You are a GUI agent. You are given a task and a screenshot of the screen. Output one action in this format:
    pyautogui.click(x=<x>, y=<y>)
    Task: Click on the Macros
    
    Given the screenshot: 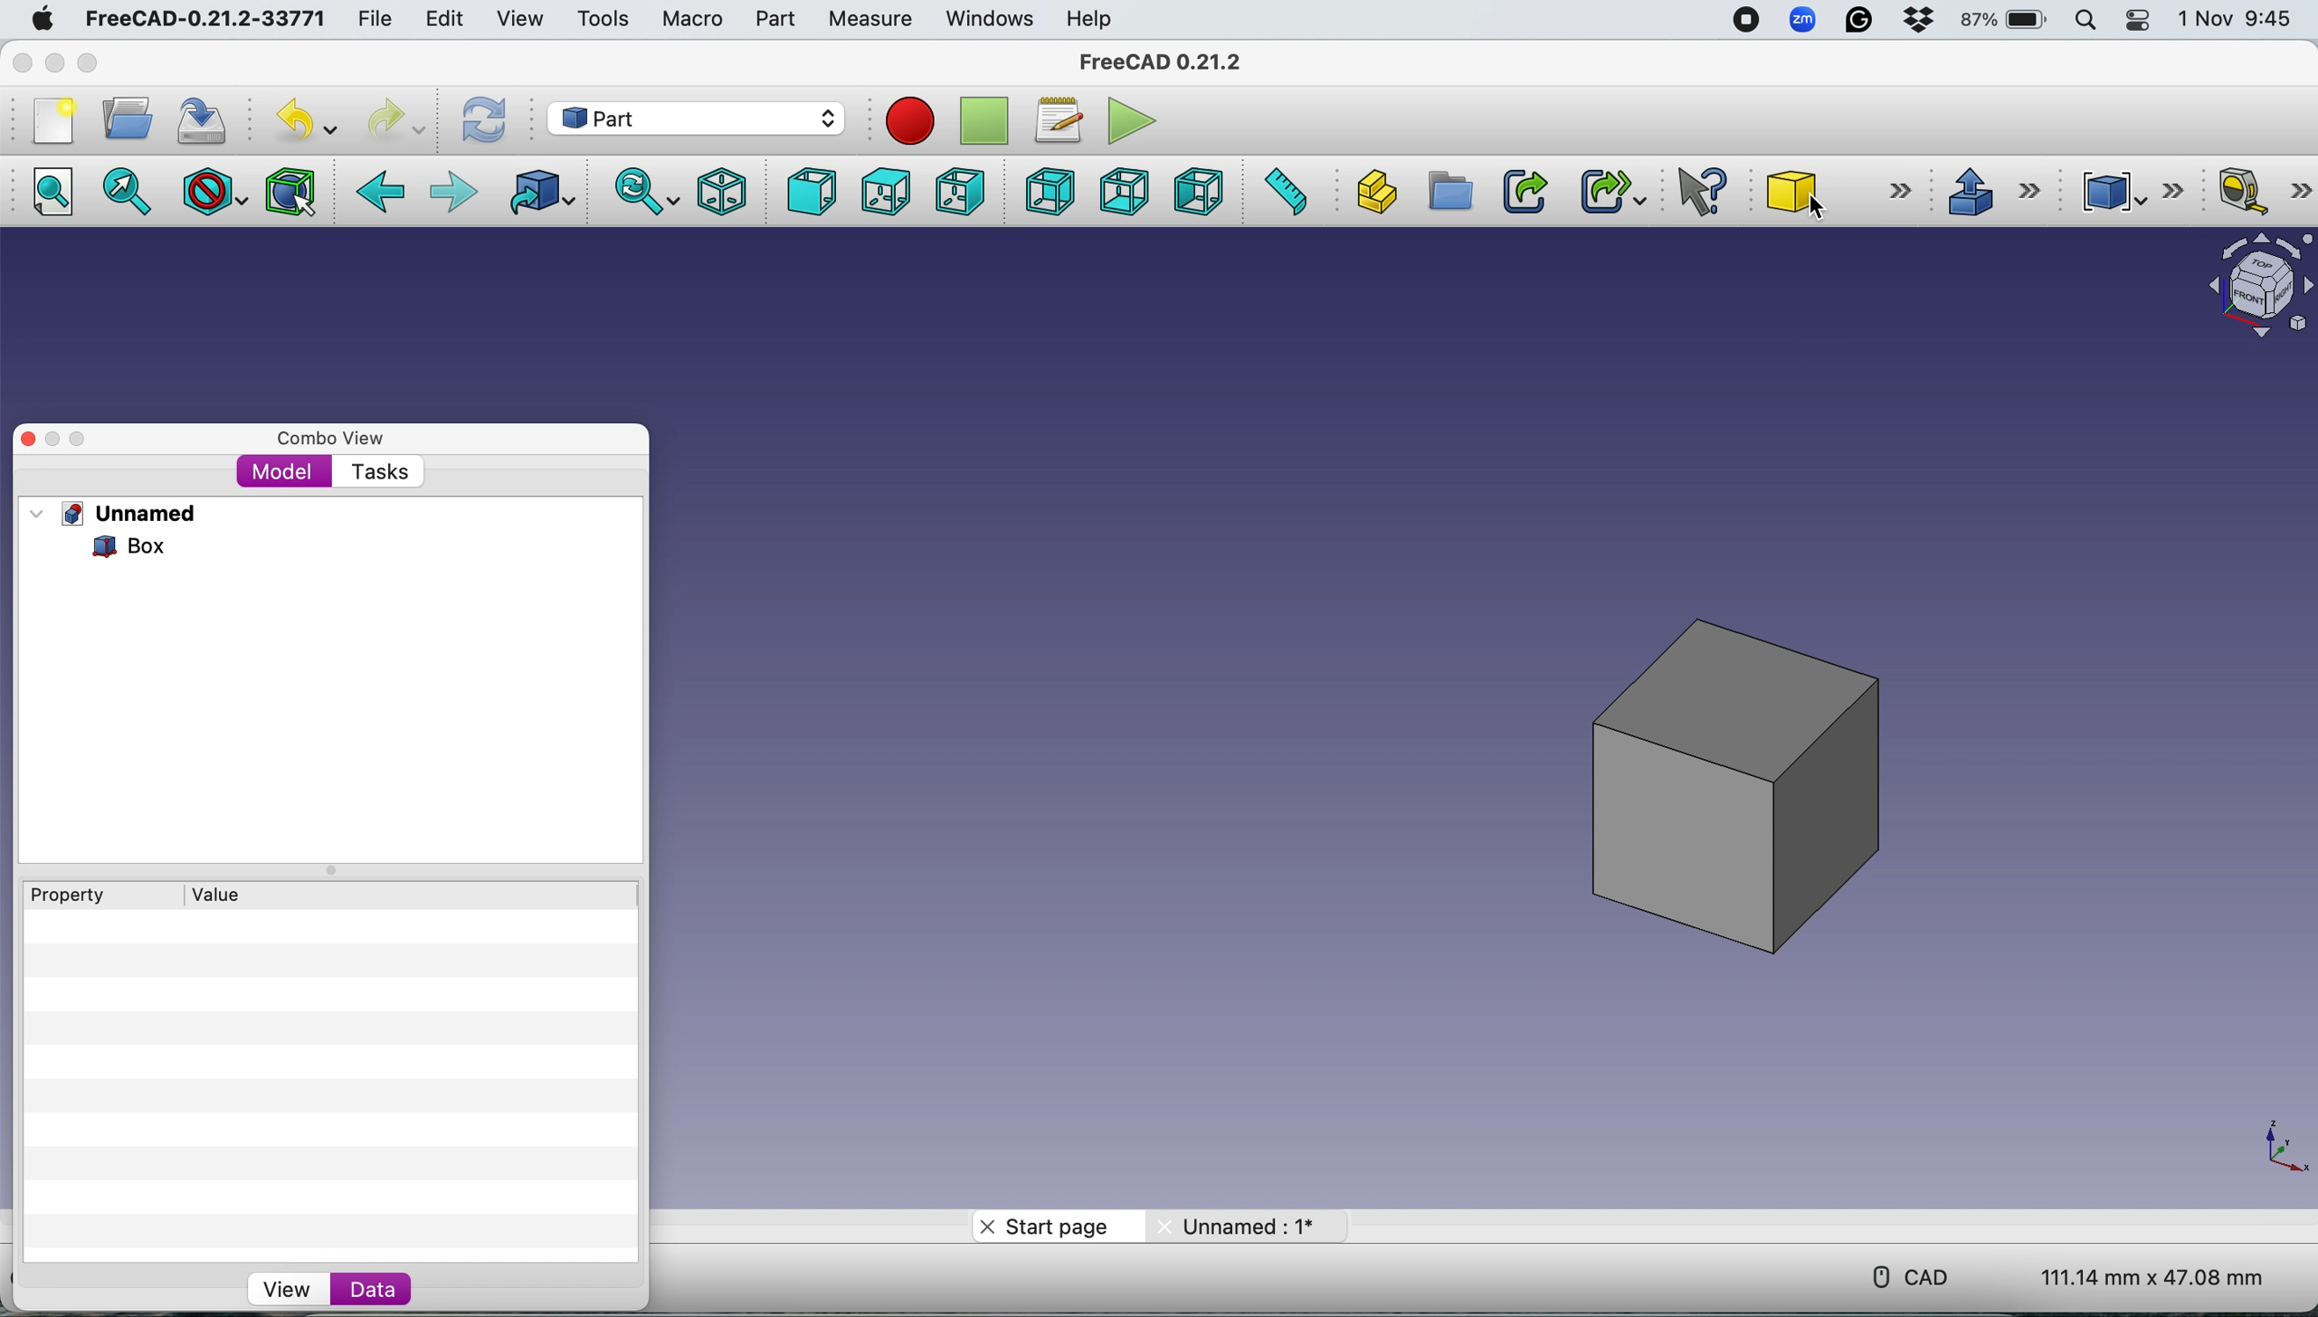 What is the action you would take?
    pyautogui.click(x=1064, y=121)
    